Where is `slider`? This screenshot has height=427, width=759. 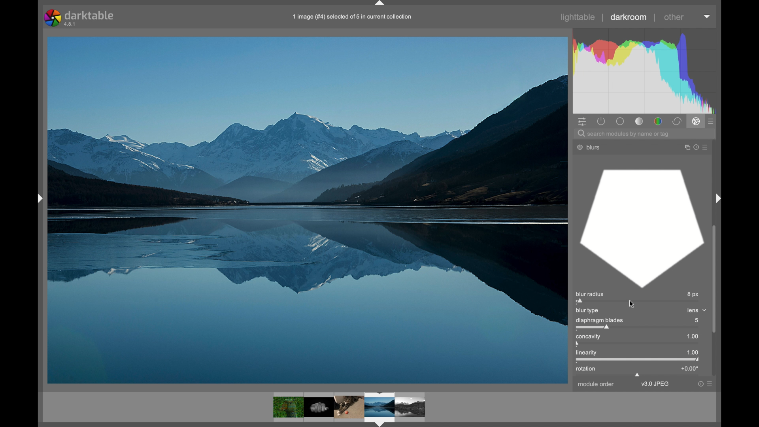 slider is located at coordinates (636, 302).